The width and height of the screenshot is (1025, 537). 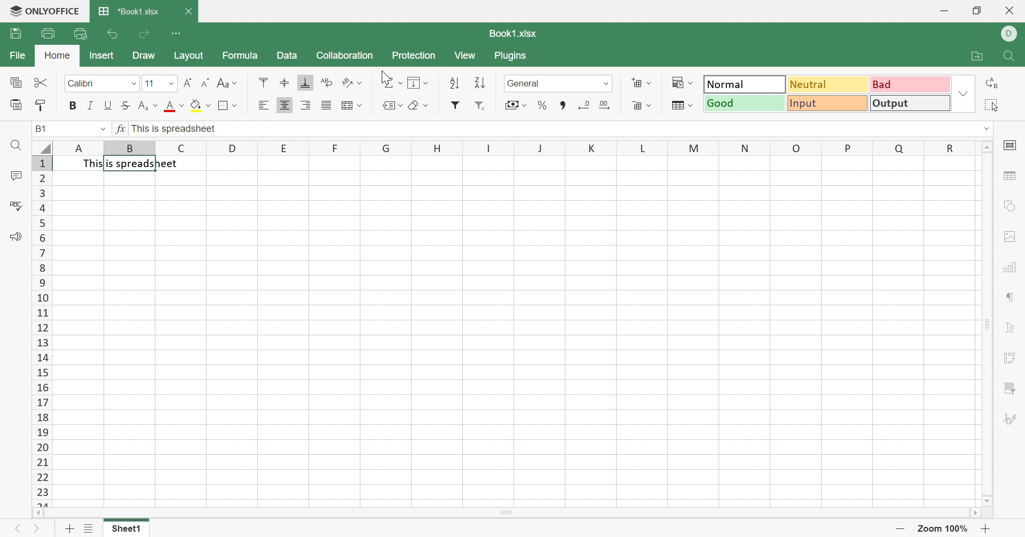 What do you see at coordinates (1009, 360) in the screenshot?
I see `Pivot Table settings` at bounding box center [1009, 360].